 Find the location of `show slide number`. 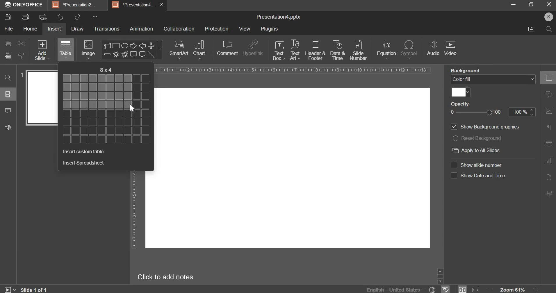

show slide number is located at coordinates (476, 165).